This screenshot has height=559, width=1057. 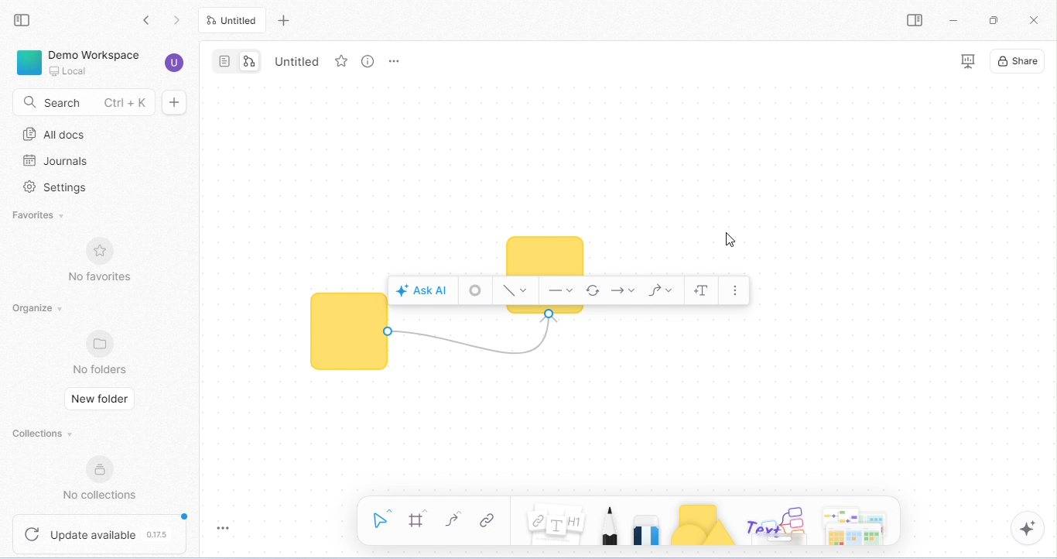 I want to click on eraser, so click(x=648, y=524).